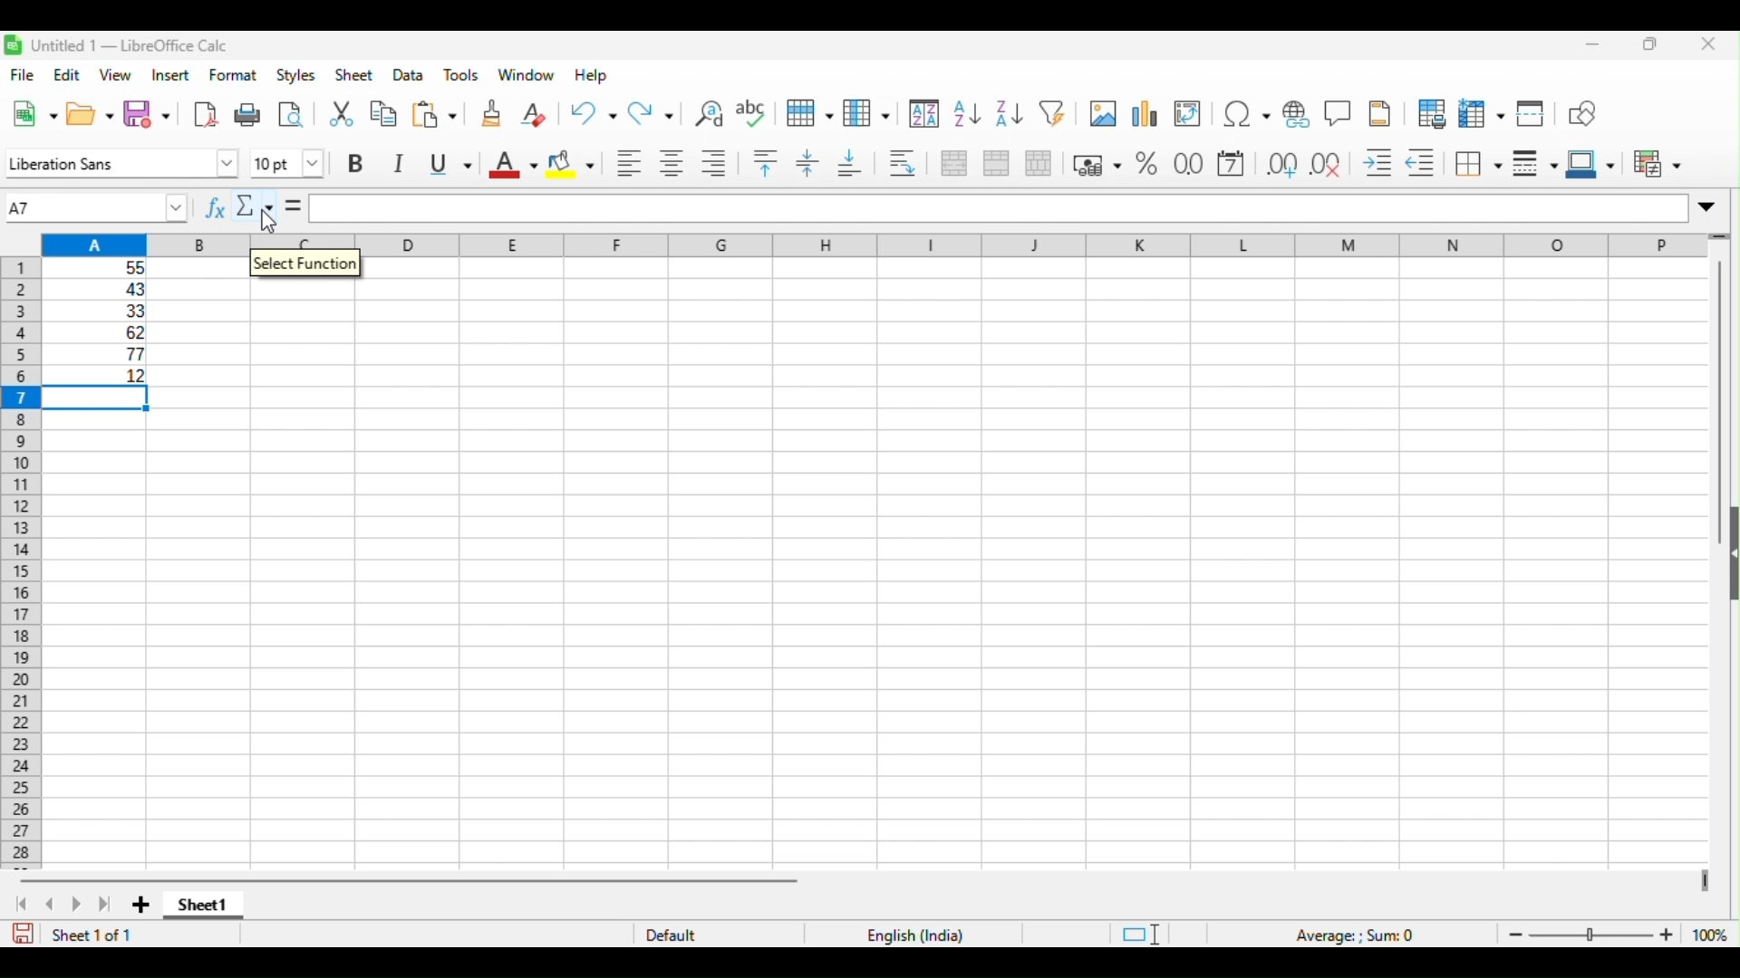  Describe the element at coordinates (591, 115) in the screenshot. I see `undo` at that location.